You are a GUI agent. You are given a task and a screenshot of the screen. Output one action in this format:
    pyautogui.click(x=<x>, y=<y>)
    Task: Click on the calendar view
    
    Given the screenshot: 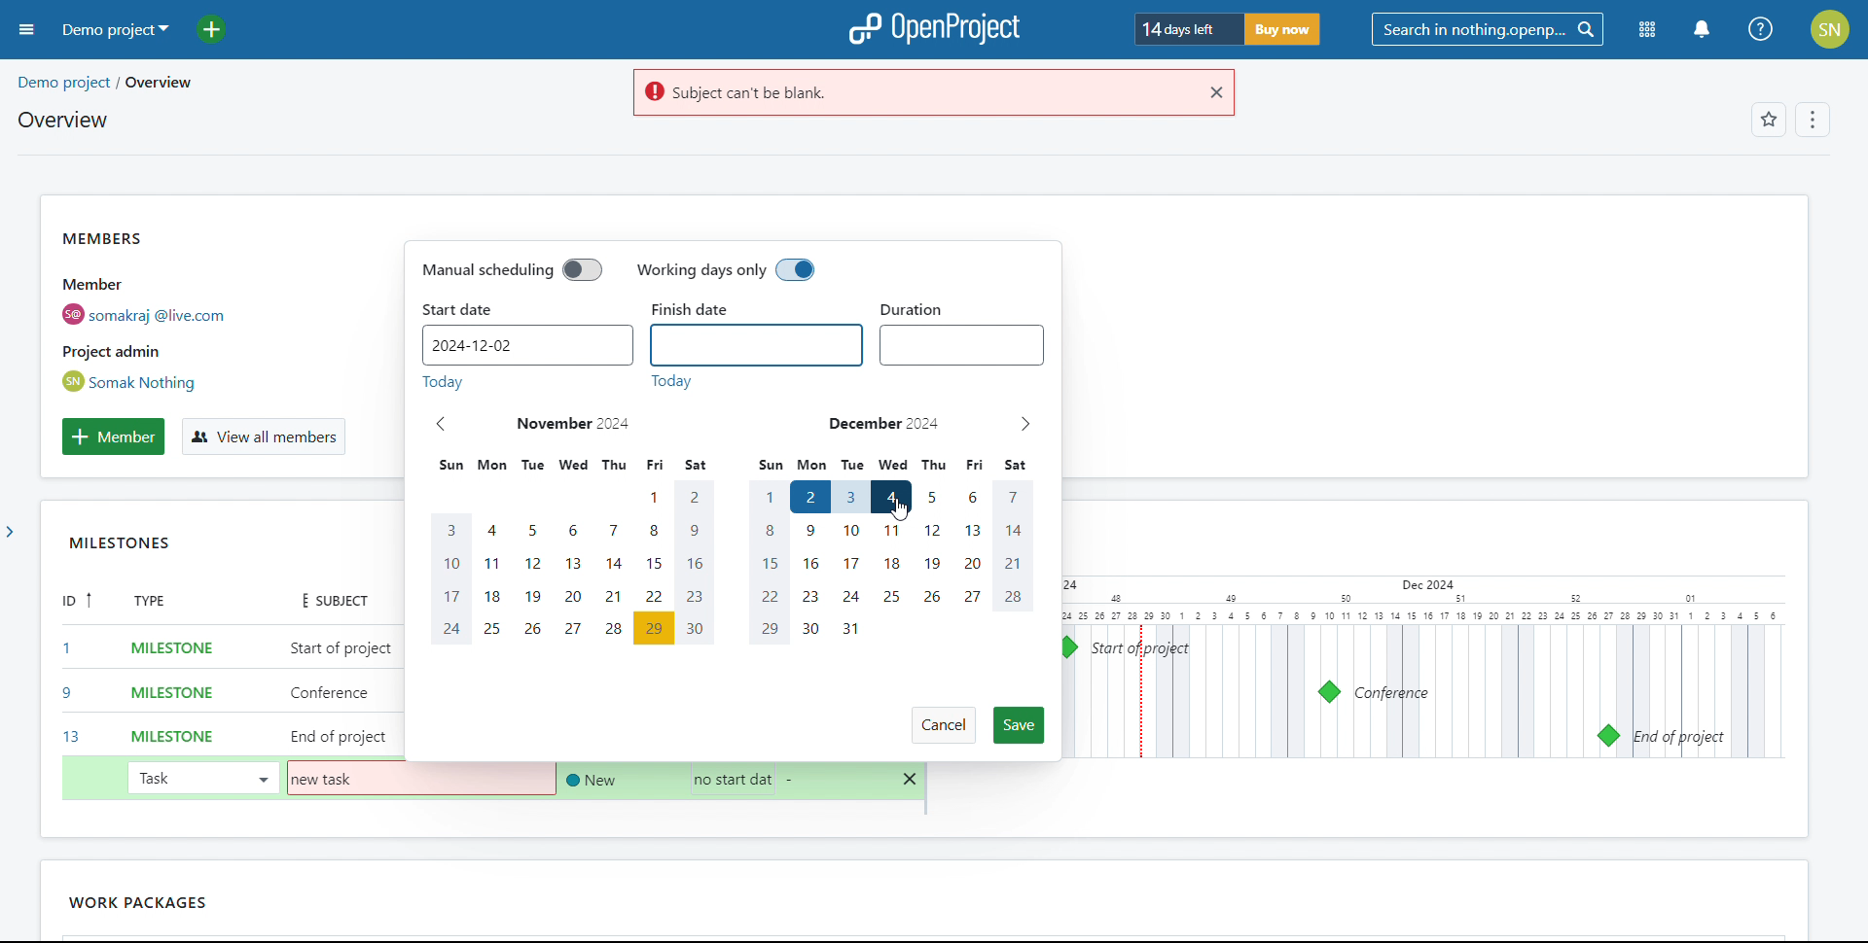 What is the action you would take?
    pyautogui.click(x=1419, y=668)
    